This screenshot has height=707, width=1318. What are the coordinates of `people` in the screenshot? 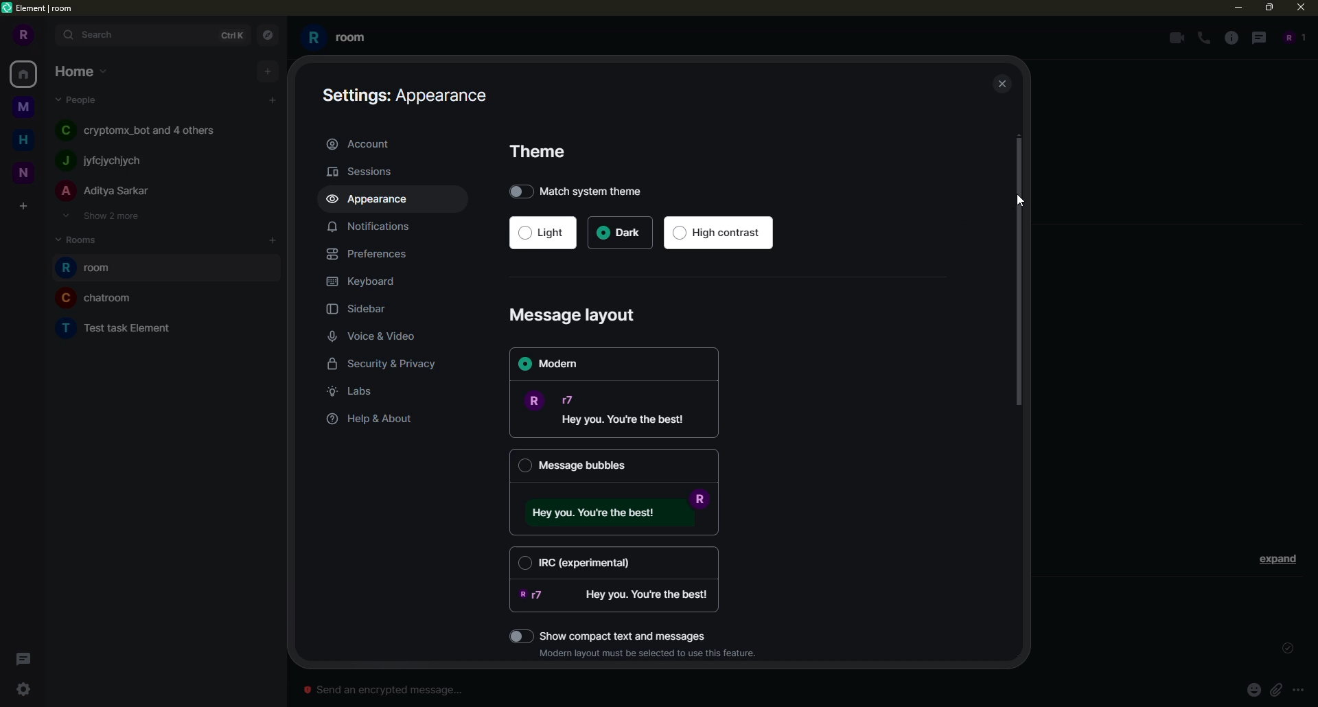 It's located at (105, 161).